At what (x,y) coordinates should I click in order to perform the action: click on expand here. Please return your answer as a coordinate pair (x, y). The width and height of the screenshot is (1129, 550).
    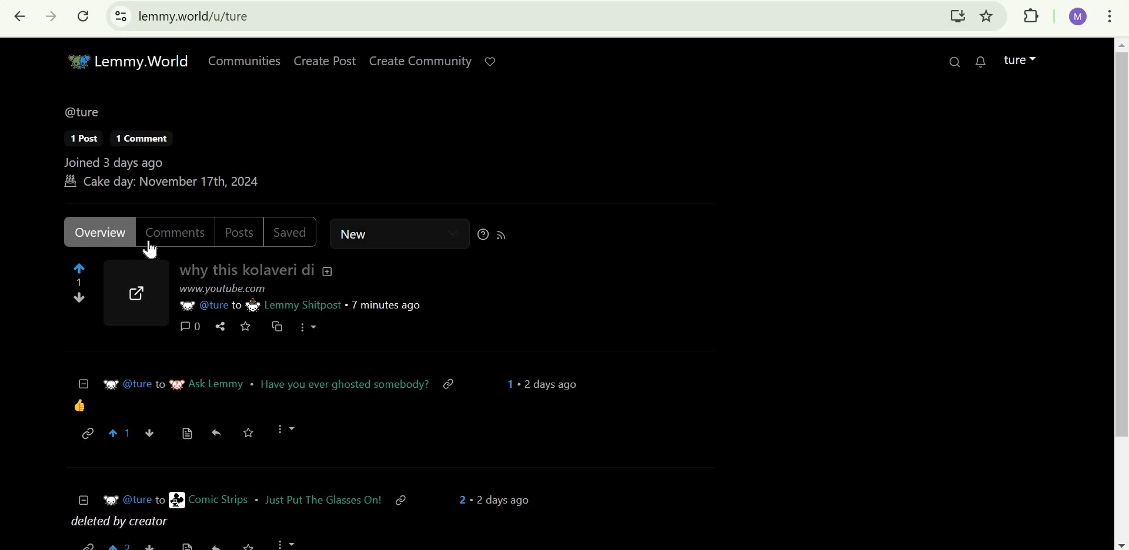
    Looking at the image, I should click on (136, 296).